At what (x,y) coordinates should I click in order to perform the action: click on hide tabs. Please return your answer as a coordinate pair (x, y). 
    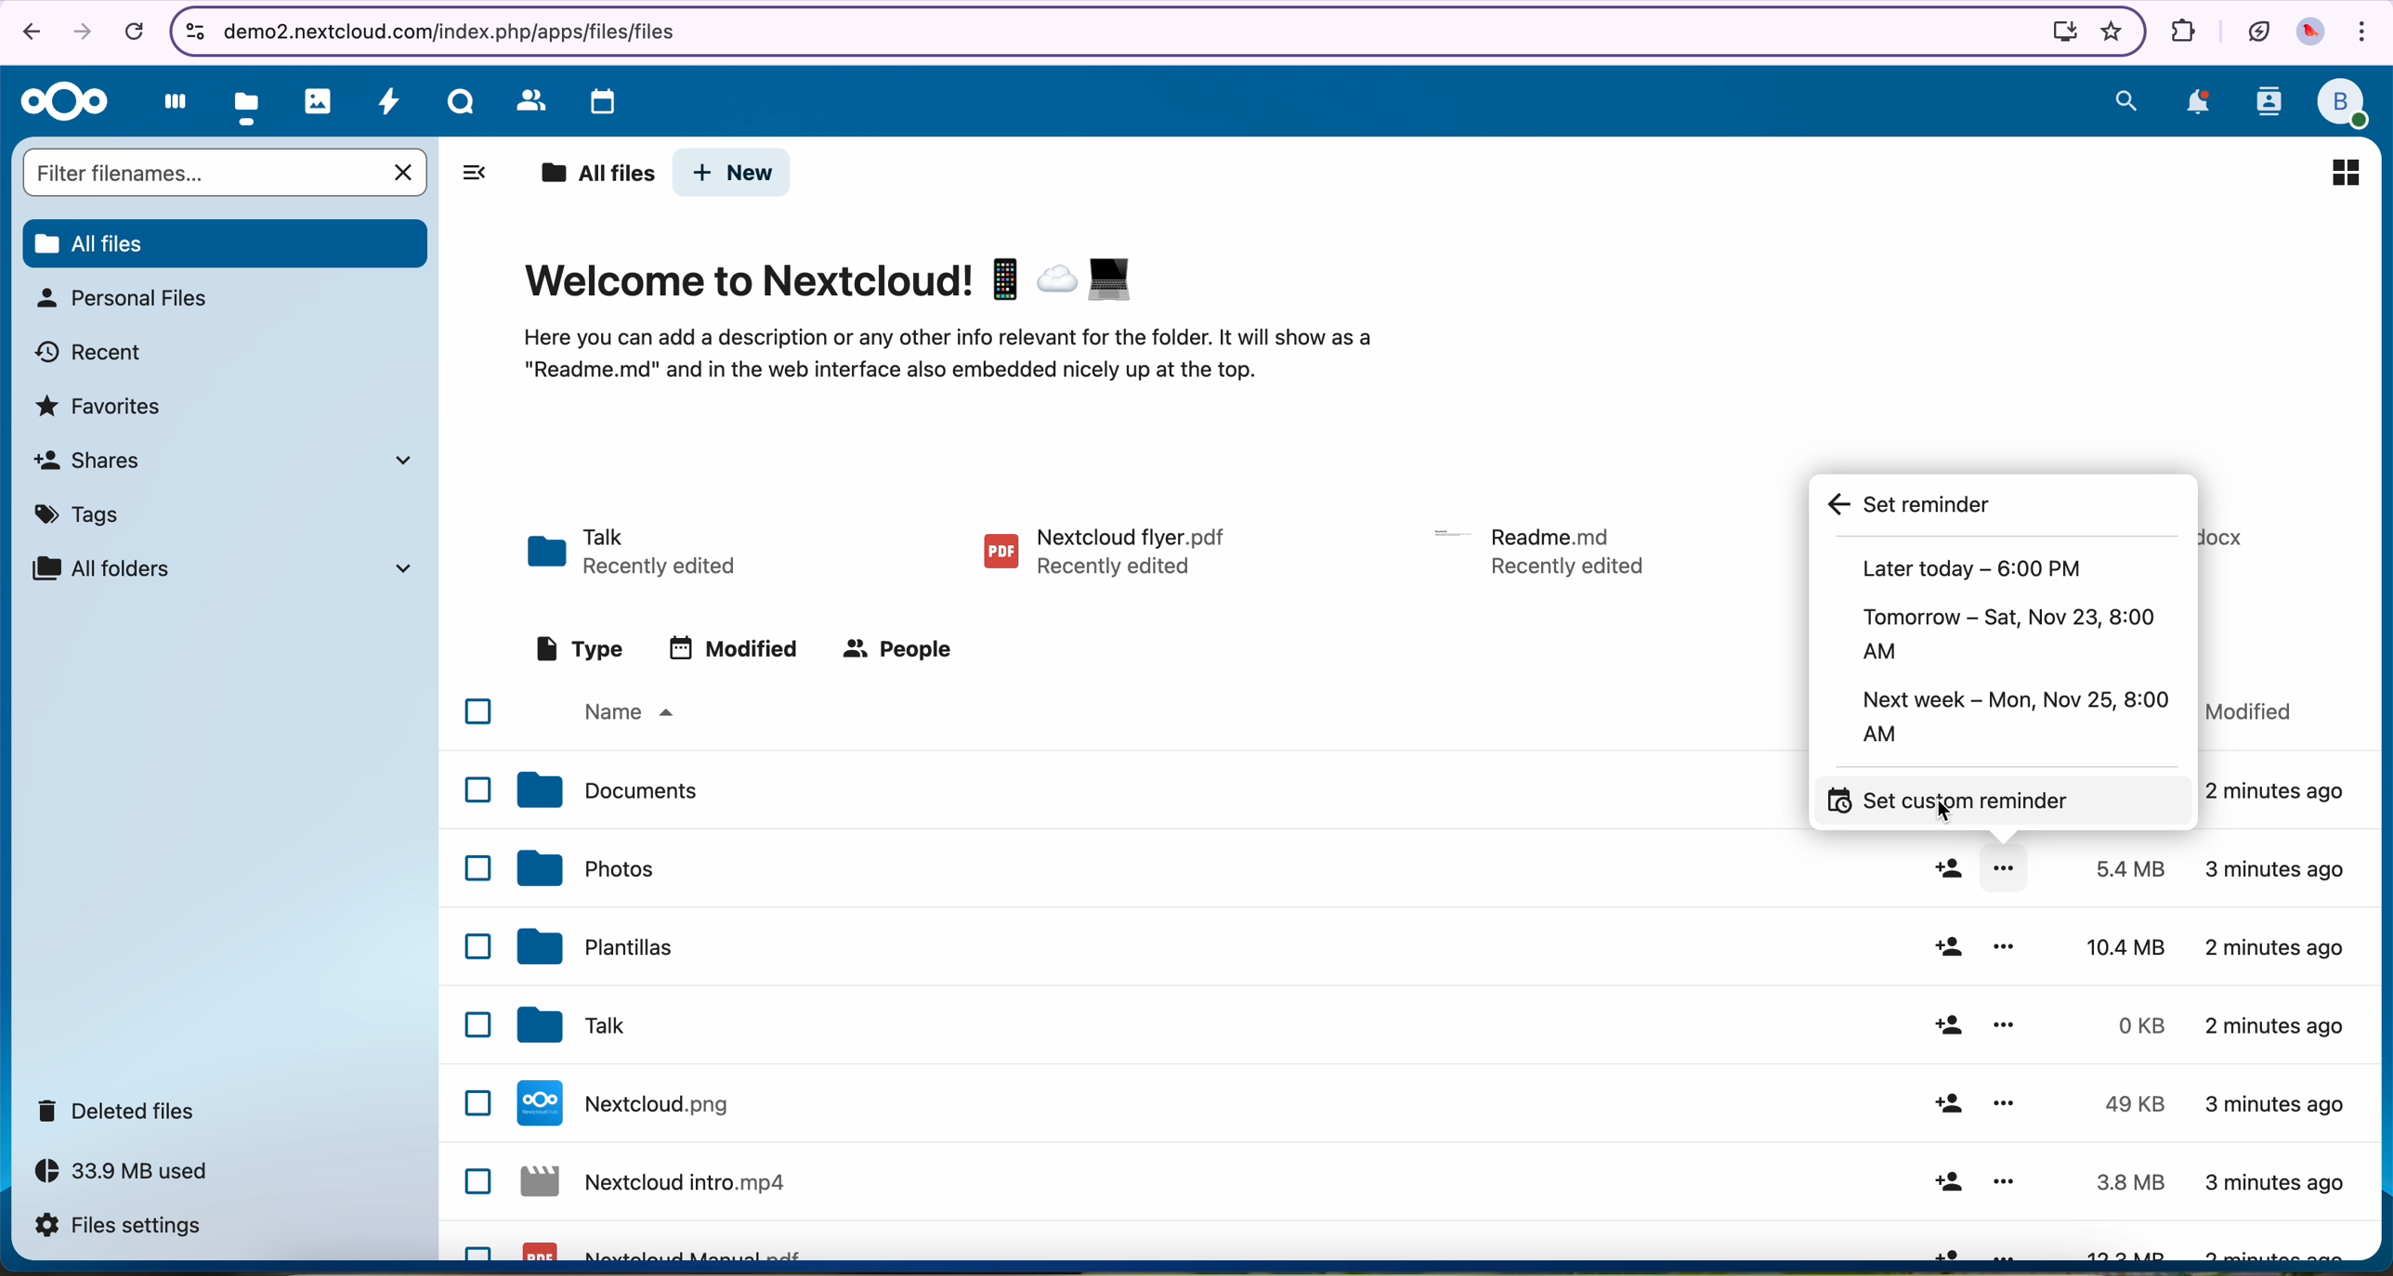
    Looking at the image, I should click on (476, 175).